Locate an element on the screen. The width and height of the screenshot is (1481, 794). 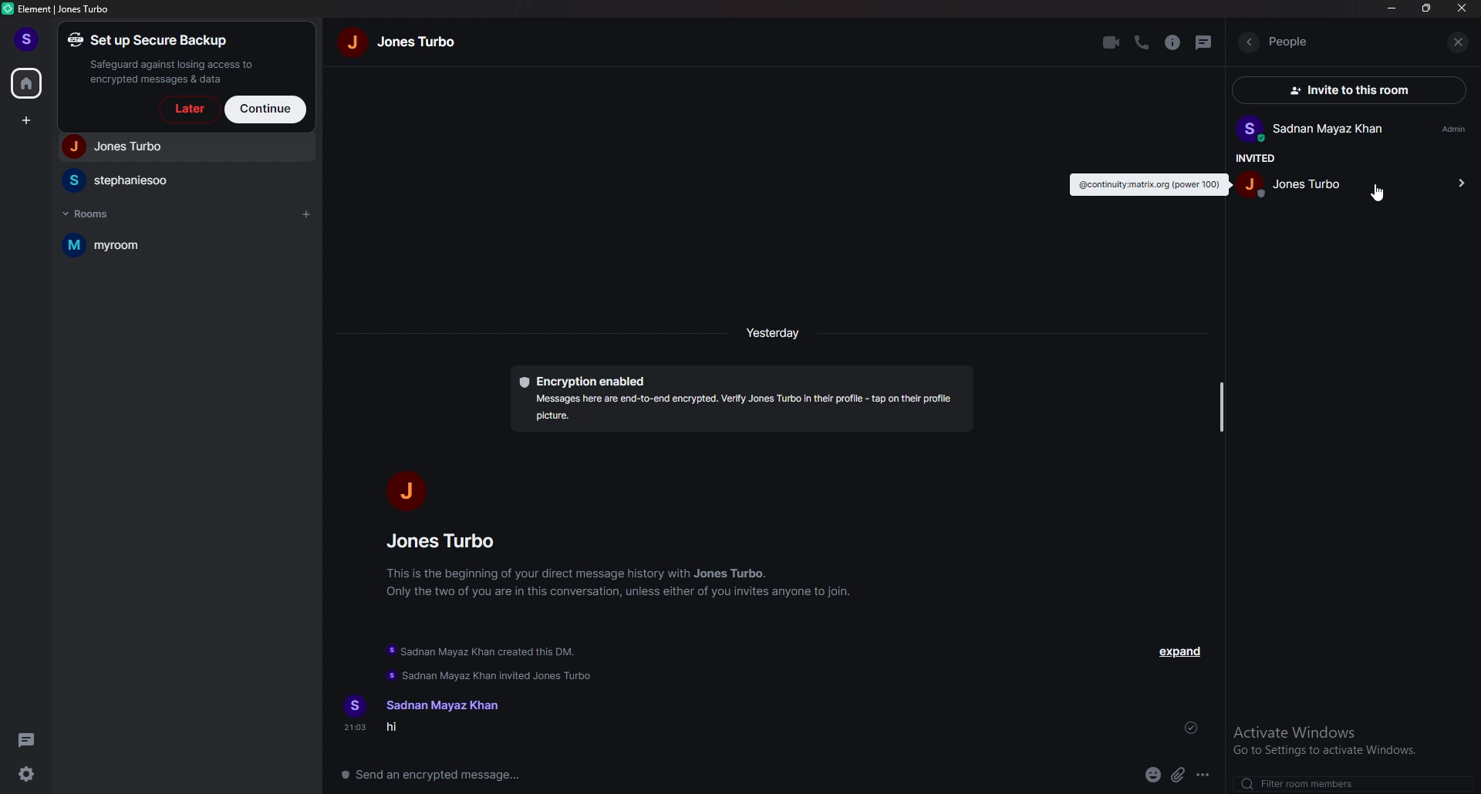
set up a secure backup is located at coordinates (165, 58).